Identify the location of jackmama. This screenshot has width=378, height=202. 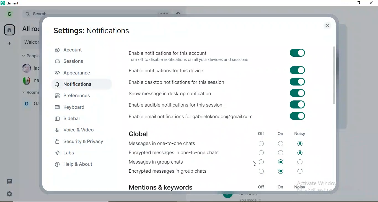
(37, 69).